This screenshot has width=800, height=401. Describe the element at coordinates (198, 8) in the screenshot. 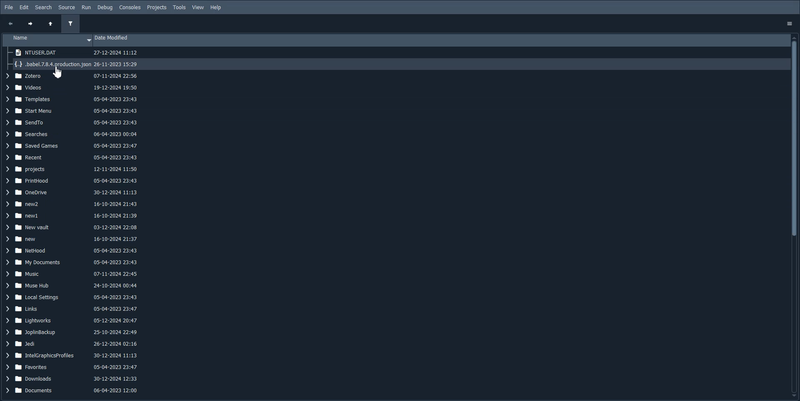

I see `View` at that location.